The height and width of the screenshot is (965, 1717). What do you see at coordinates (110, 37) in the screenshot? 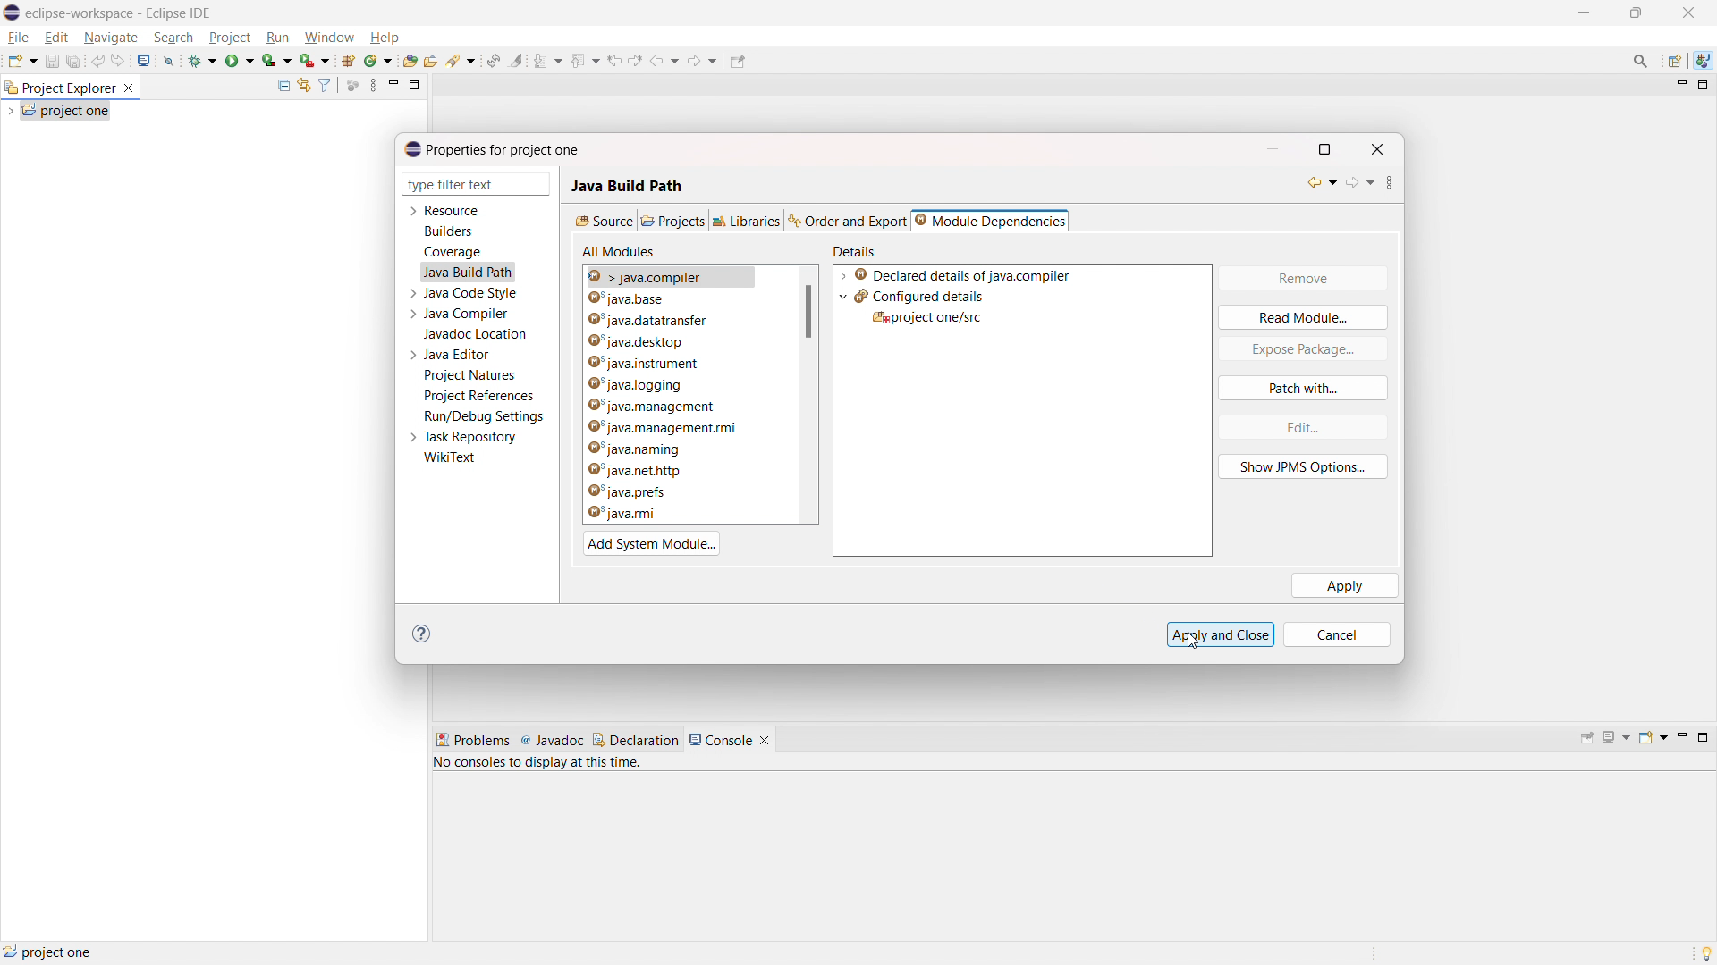
I see `navigate` at bounding box center [110, 37].